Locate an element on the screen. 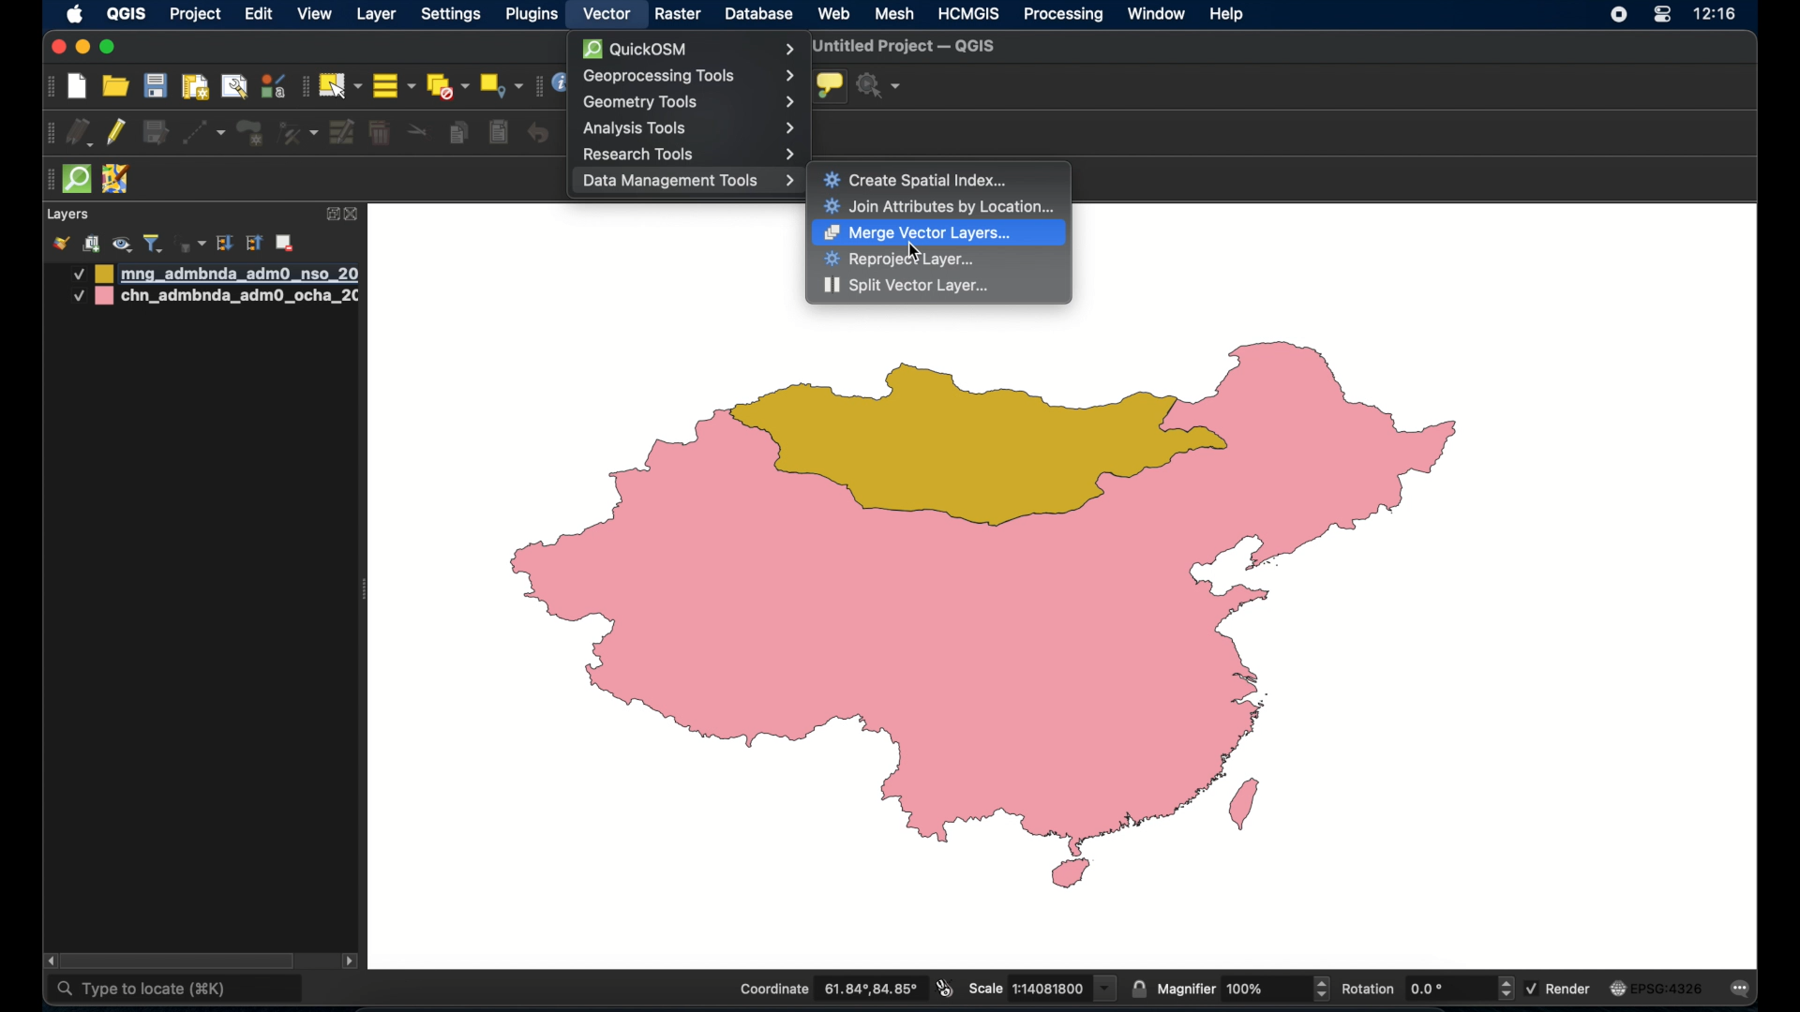 The image size is (1800, 1012). geometry tools is located at coordinates (689, 101).